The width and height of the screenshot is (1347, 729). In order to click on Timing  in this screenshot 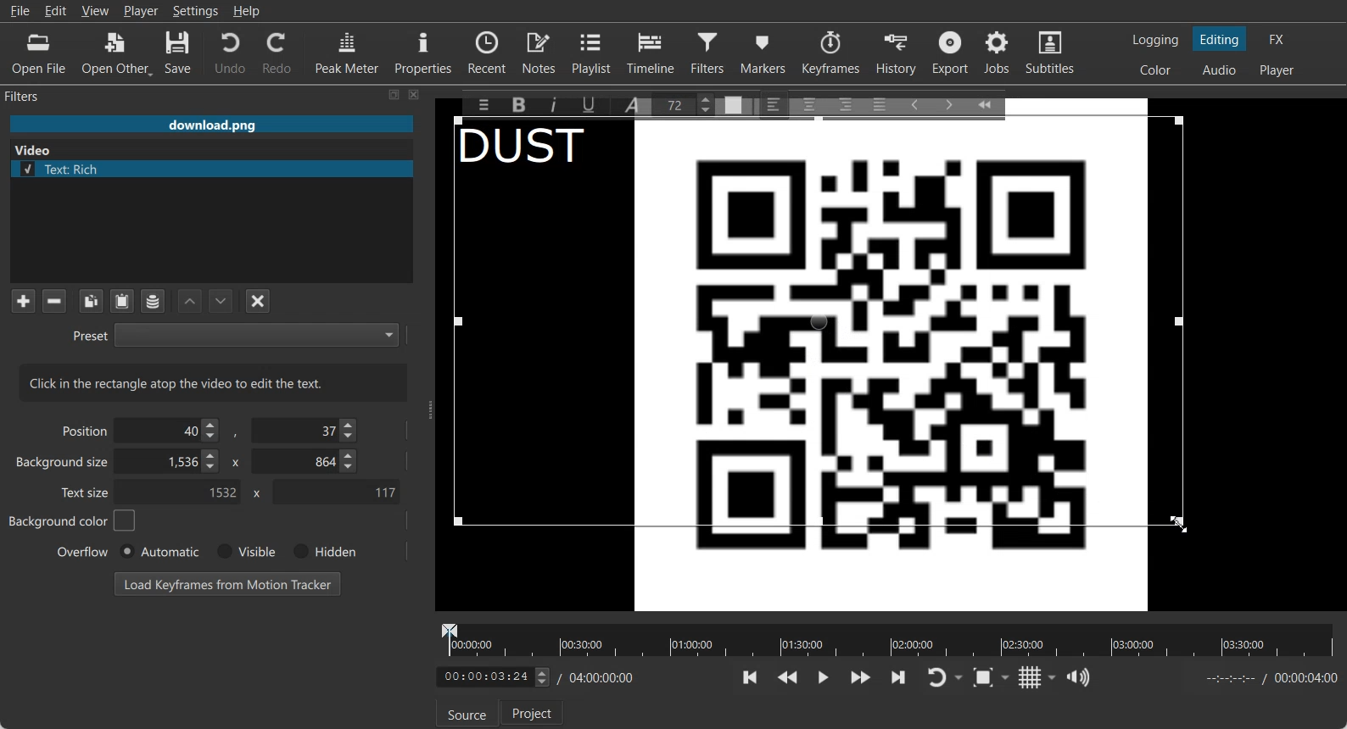, I will do `click(598, 677)`.